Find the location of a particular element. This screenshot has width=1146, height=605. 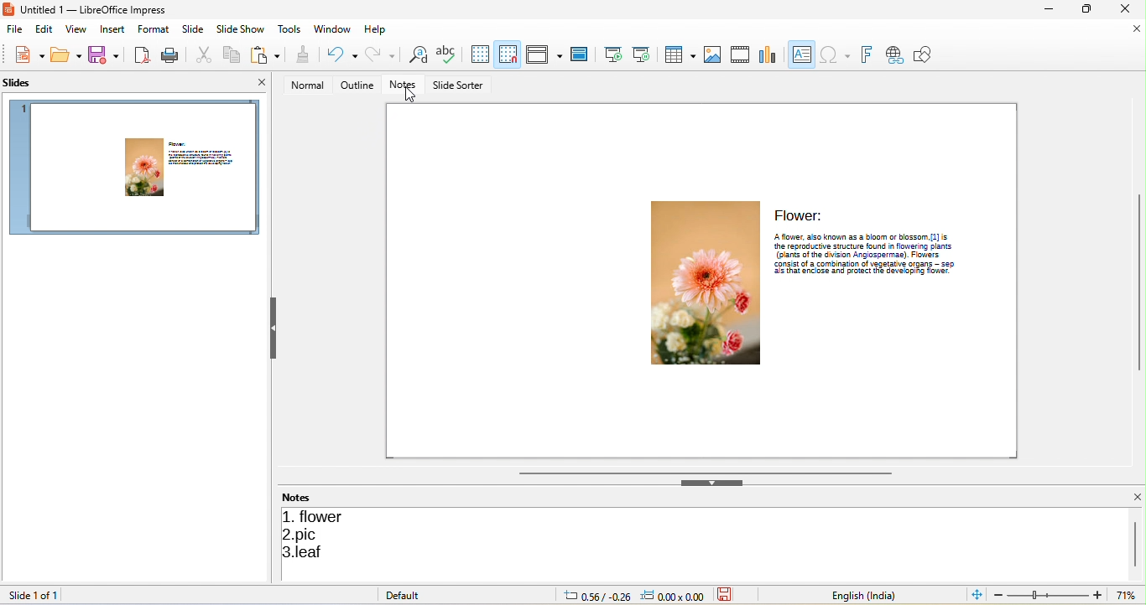

CONES: Of Aa cOMDINALON Of vegetative Organs —- 380 is located at coordinates (862, 263).